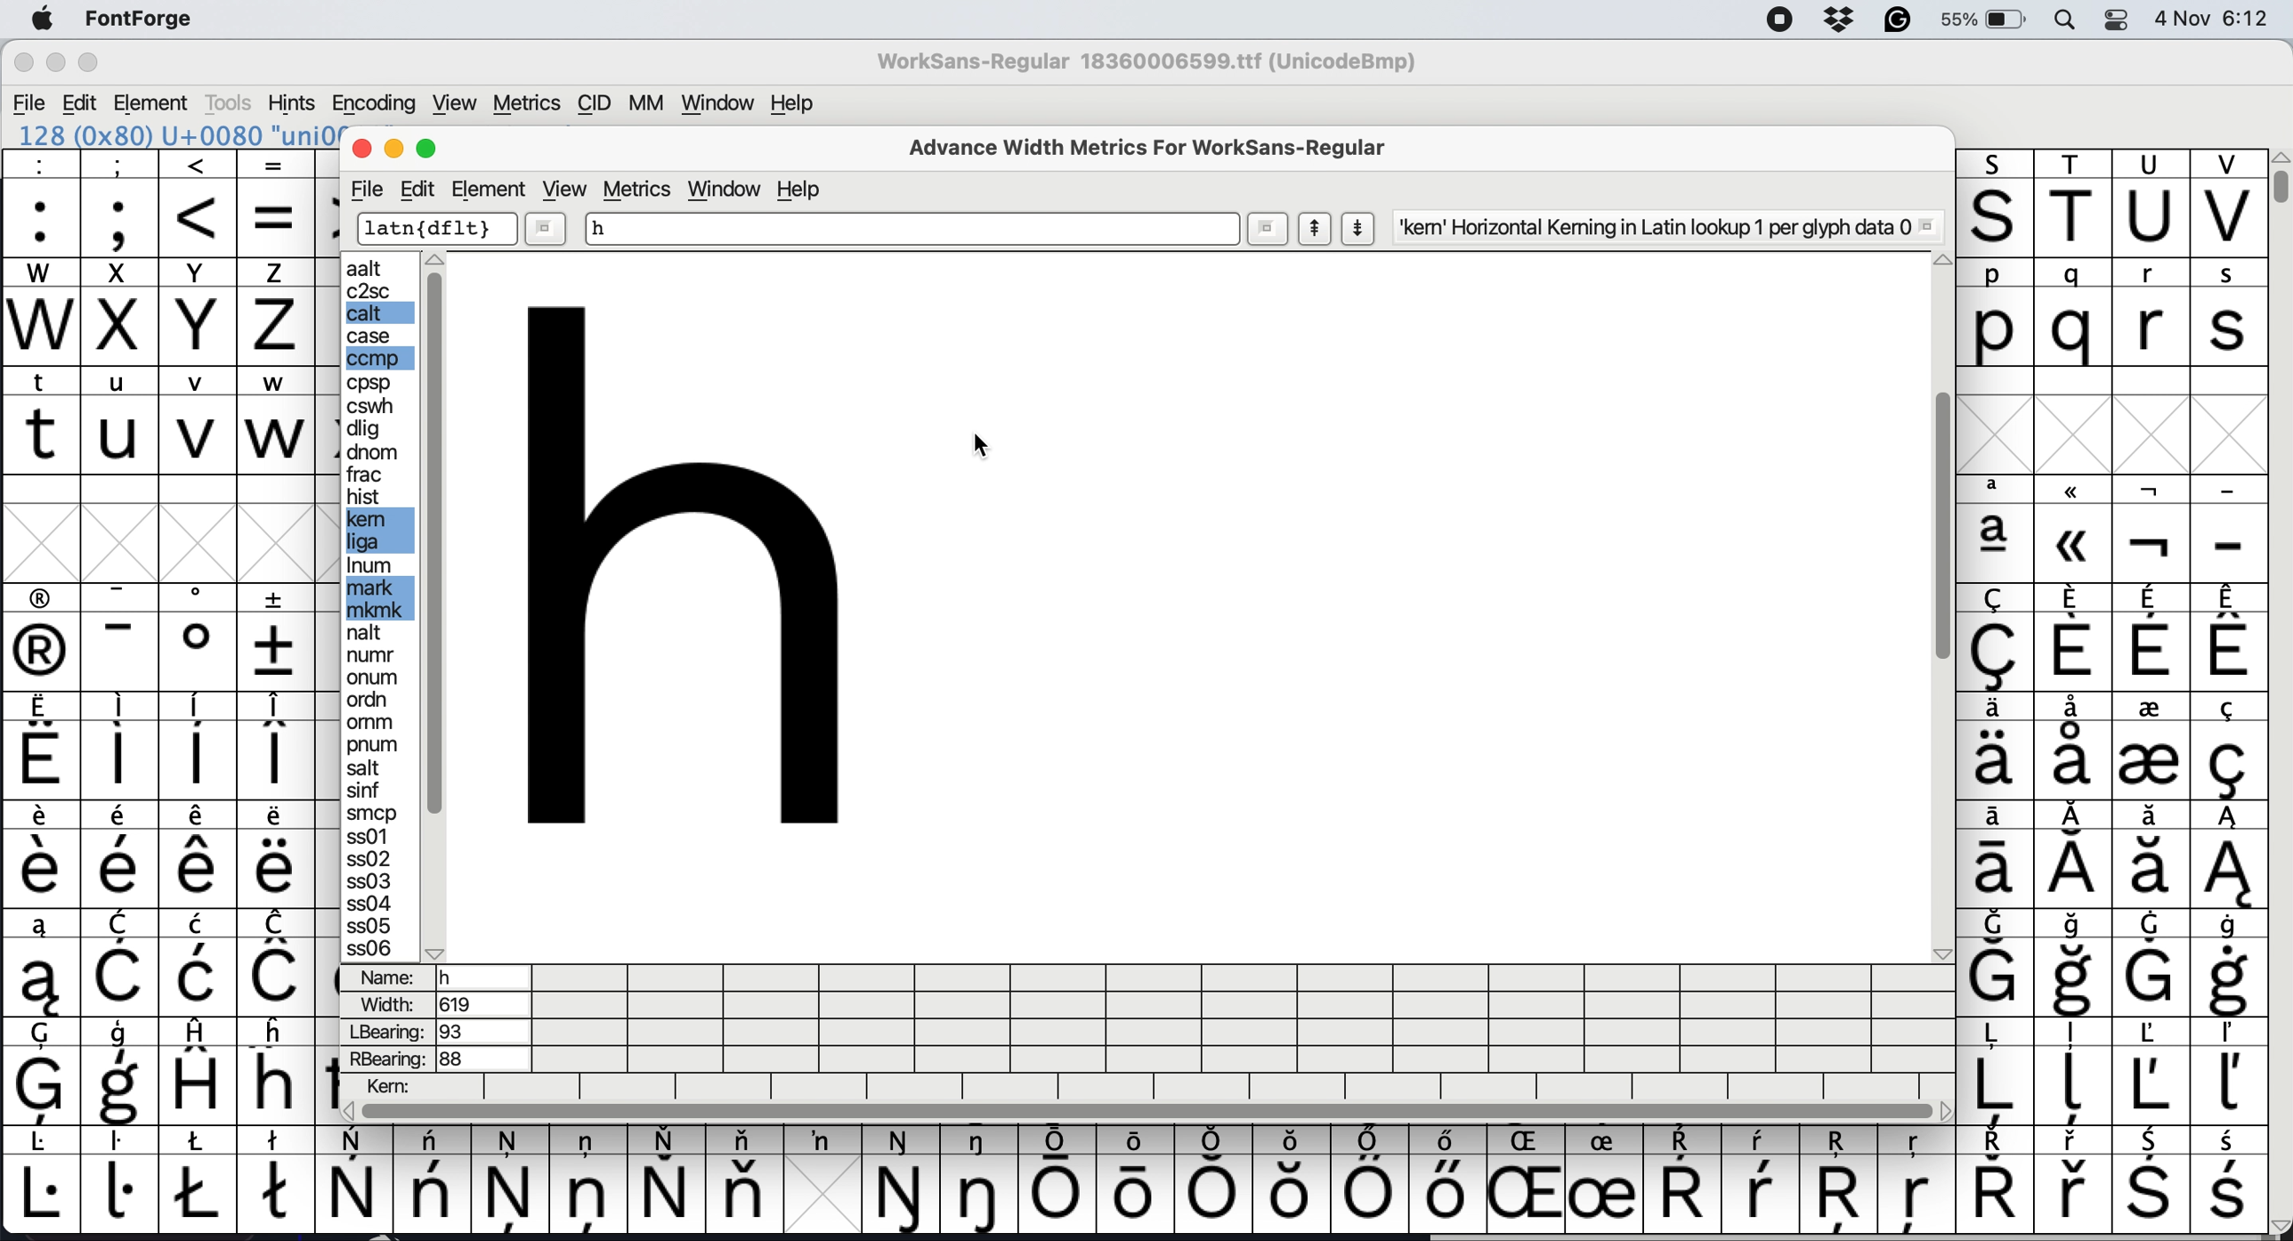  I want to click on lbearing, so click(417, 1031).